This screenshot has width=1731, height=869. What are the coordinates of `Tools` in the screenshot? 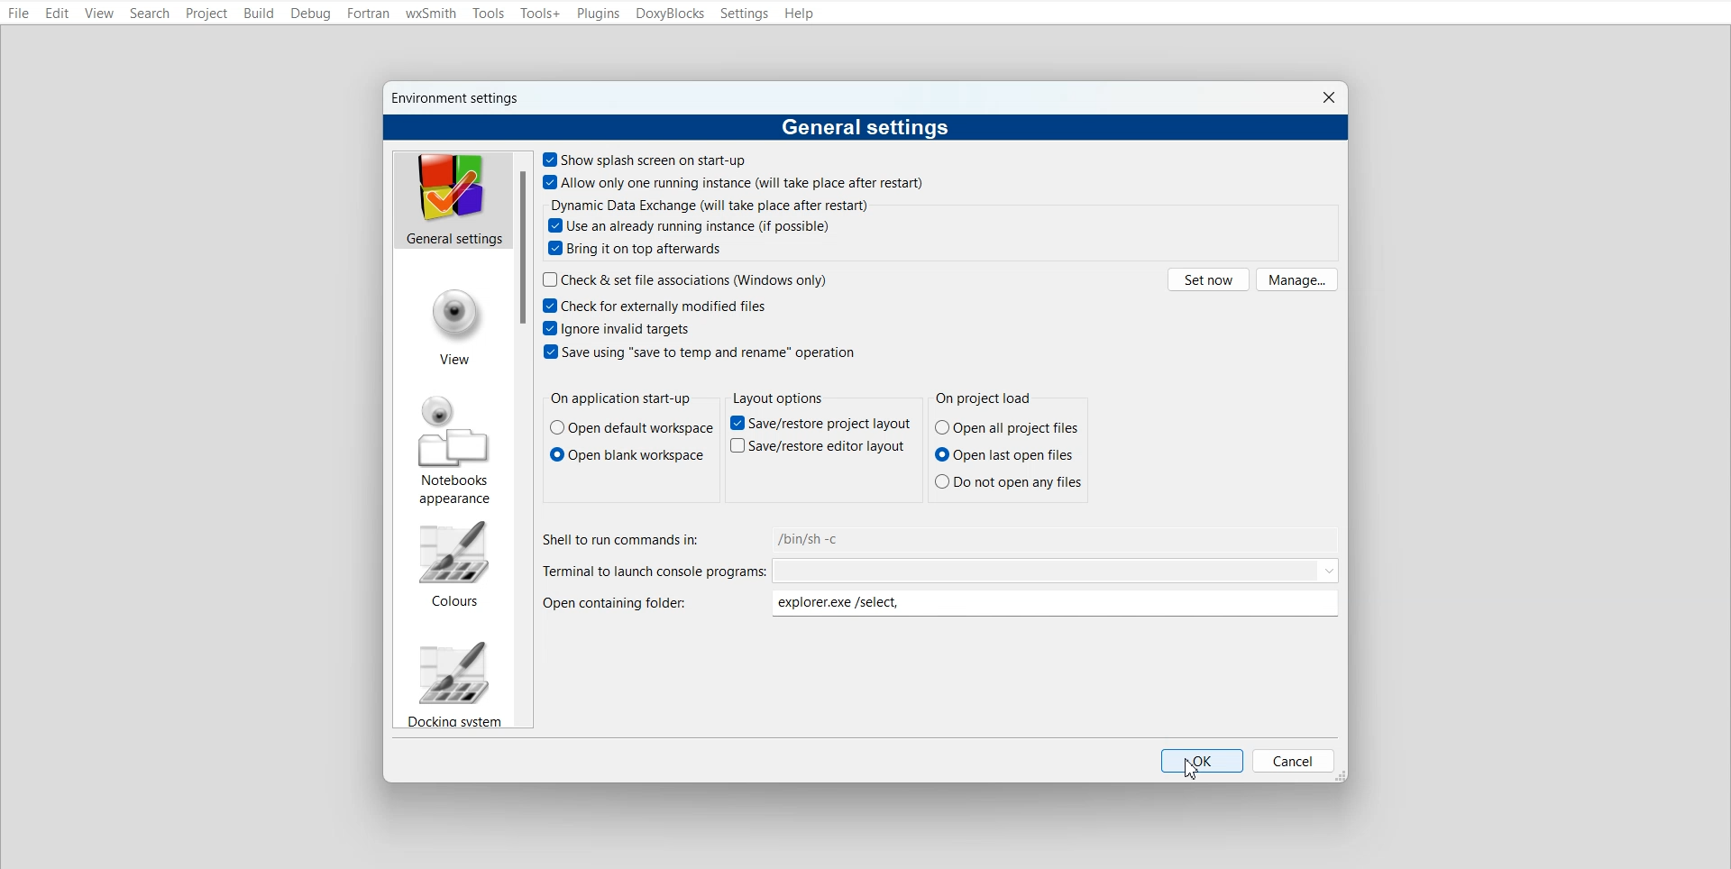 It's located at (490, 14).